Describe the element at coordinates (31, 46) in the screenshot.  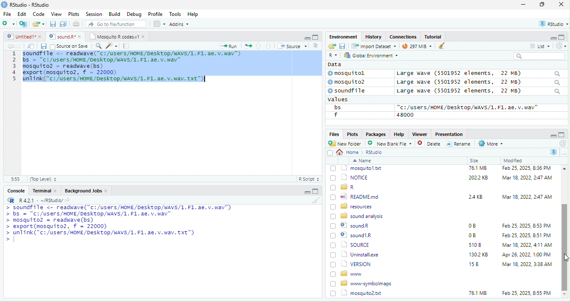
I see `open` at that location.